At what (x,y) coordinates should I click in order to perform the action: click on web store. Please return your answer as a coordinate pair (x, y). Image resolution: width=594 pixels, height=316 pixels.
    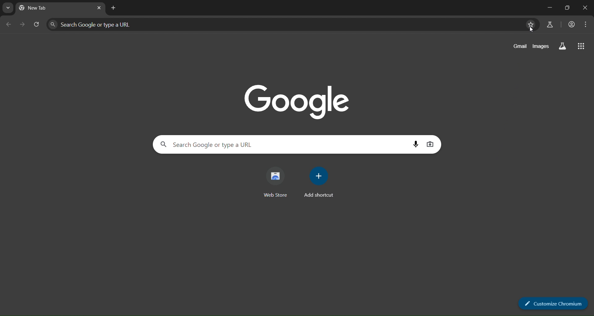
    Looking at the image, I should click on (276, 181).